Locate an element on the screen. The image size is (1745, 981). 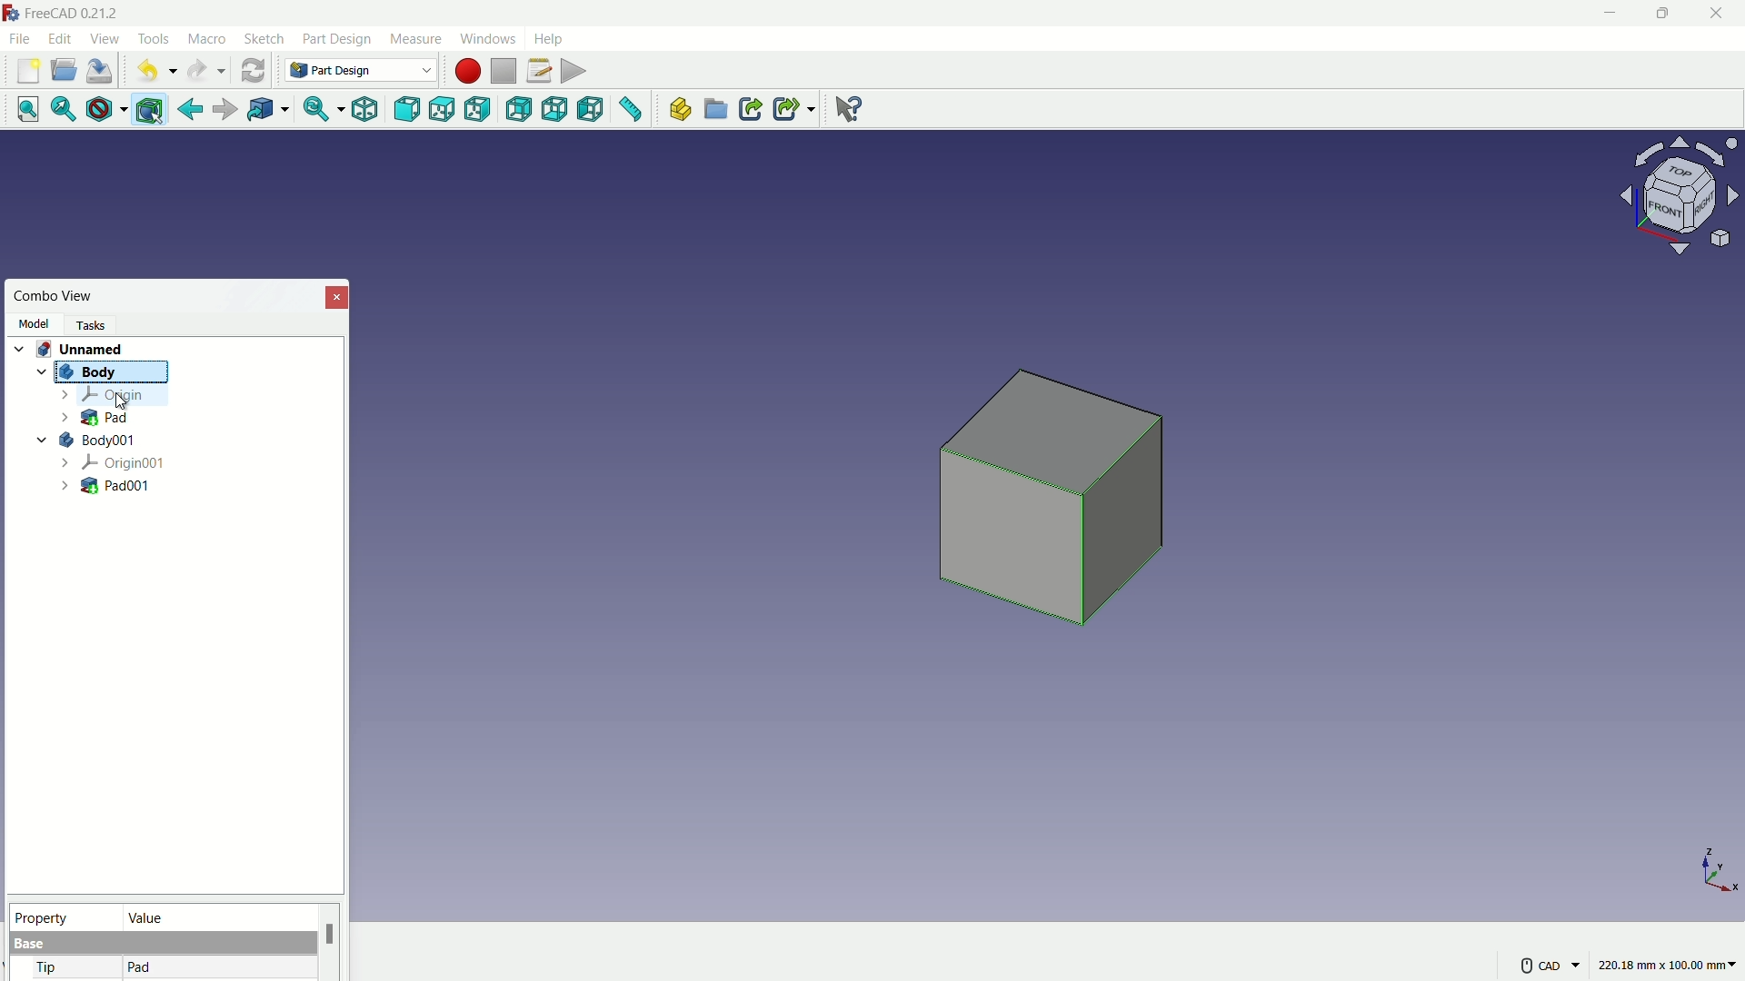
view is located at coordinates (104, 38).